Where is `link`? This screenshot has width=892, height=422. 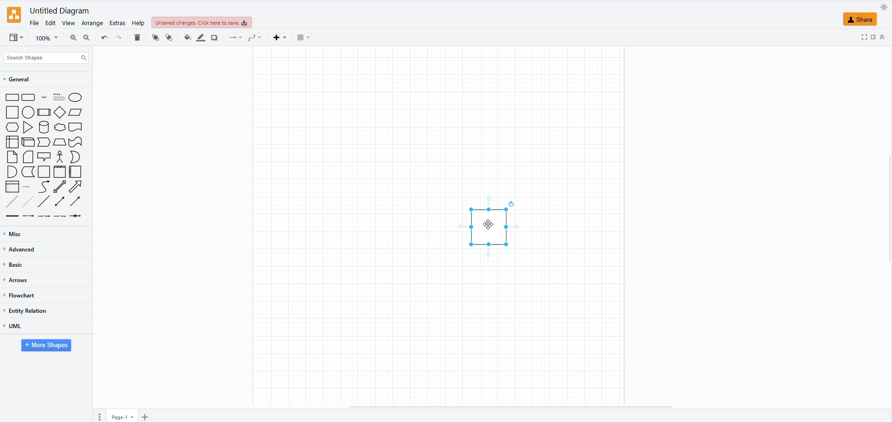 link is located at coordinates (13, 216).